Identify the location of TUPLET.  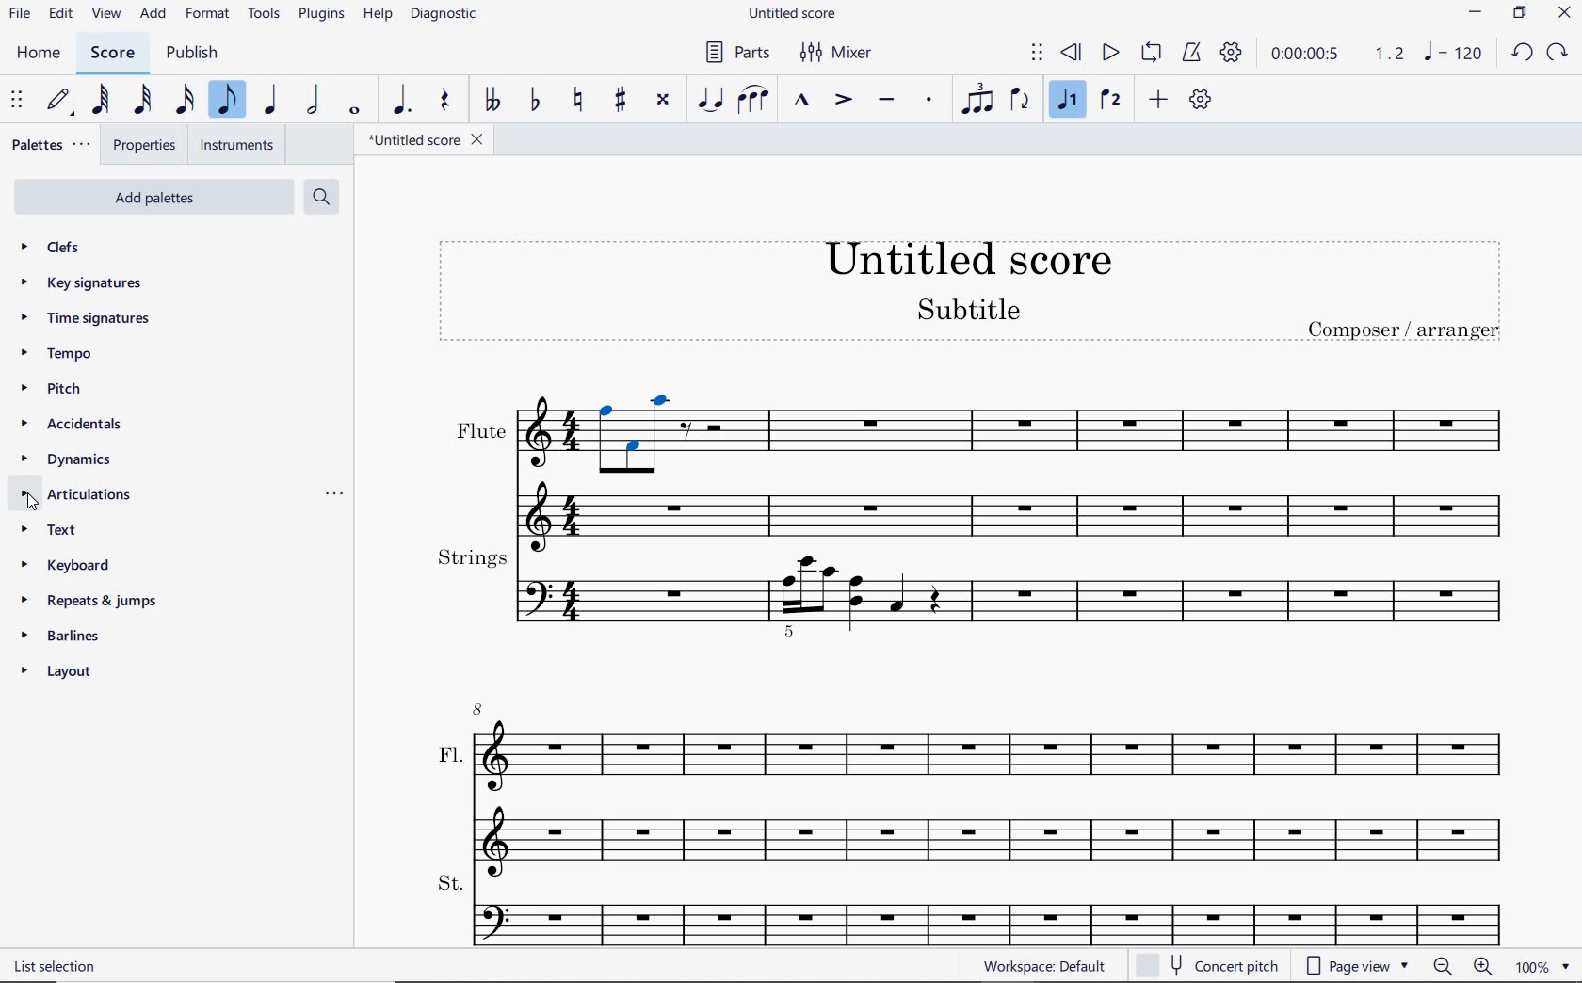
(976, 98).